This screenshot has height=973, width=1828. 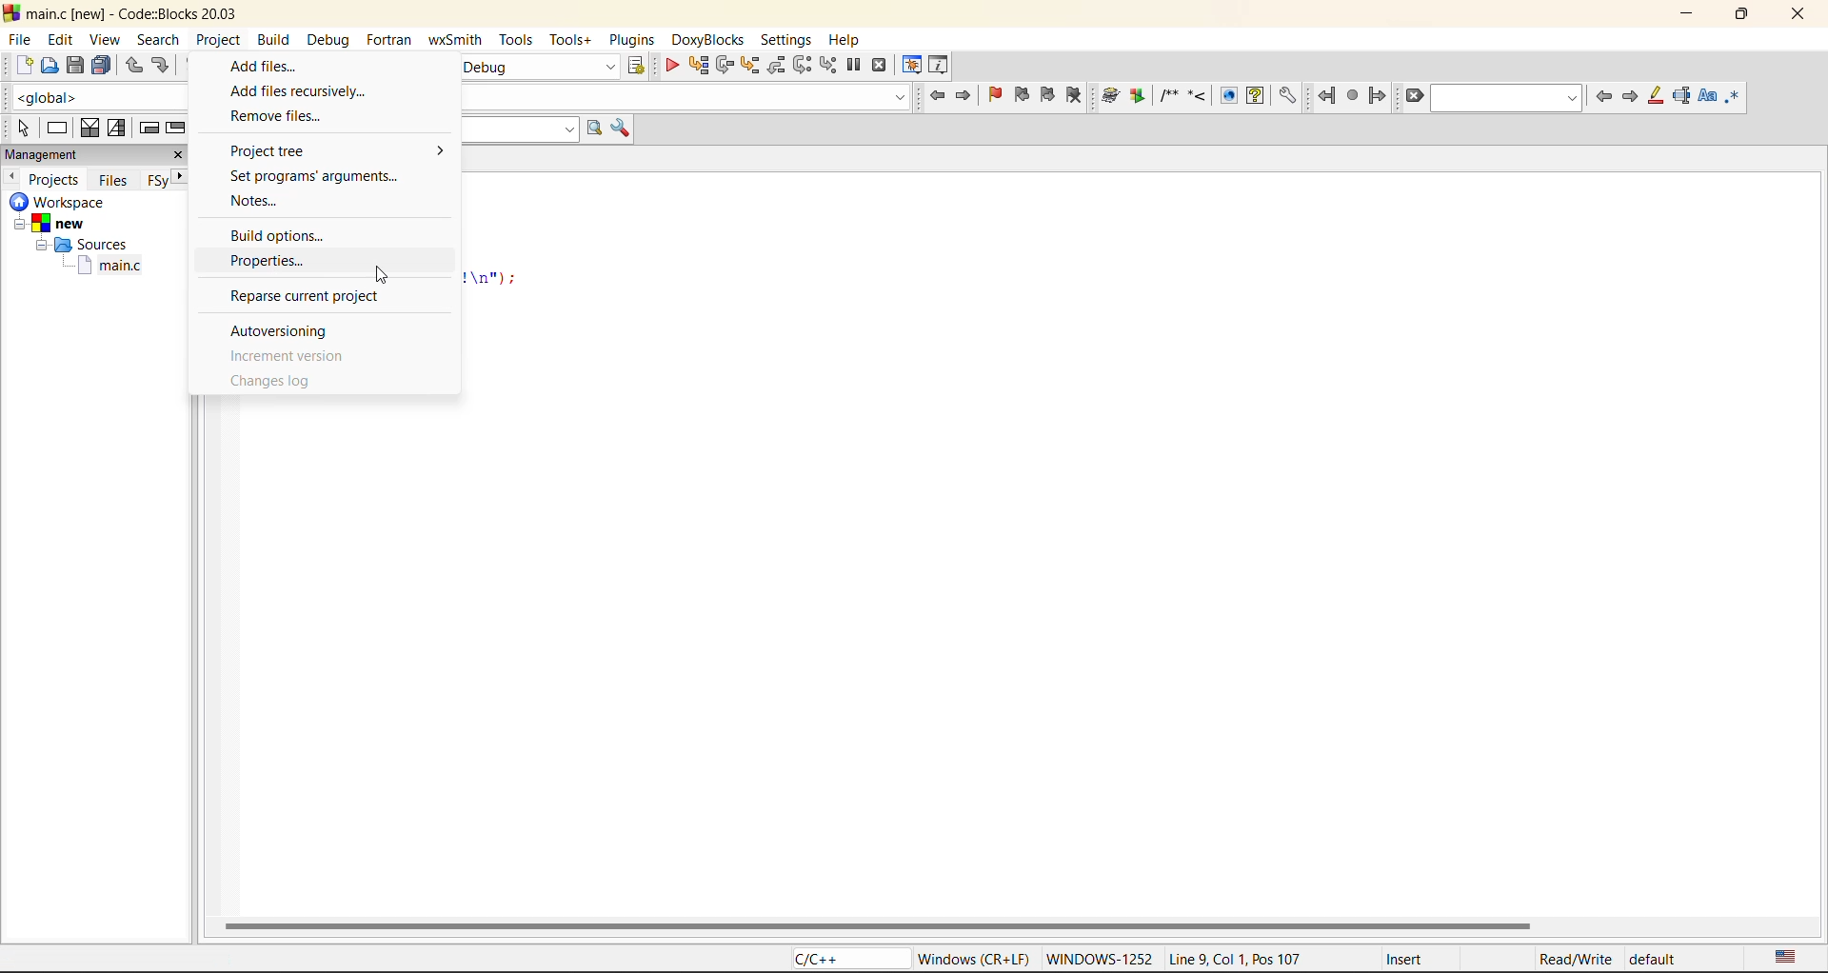 I want to click on help, so click(x=848, y=41).